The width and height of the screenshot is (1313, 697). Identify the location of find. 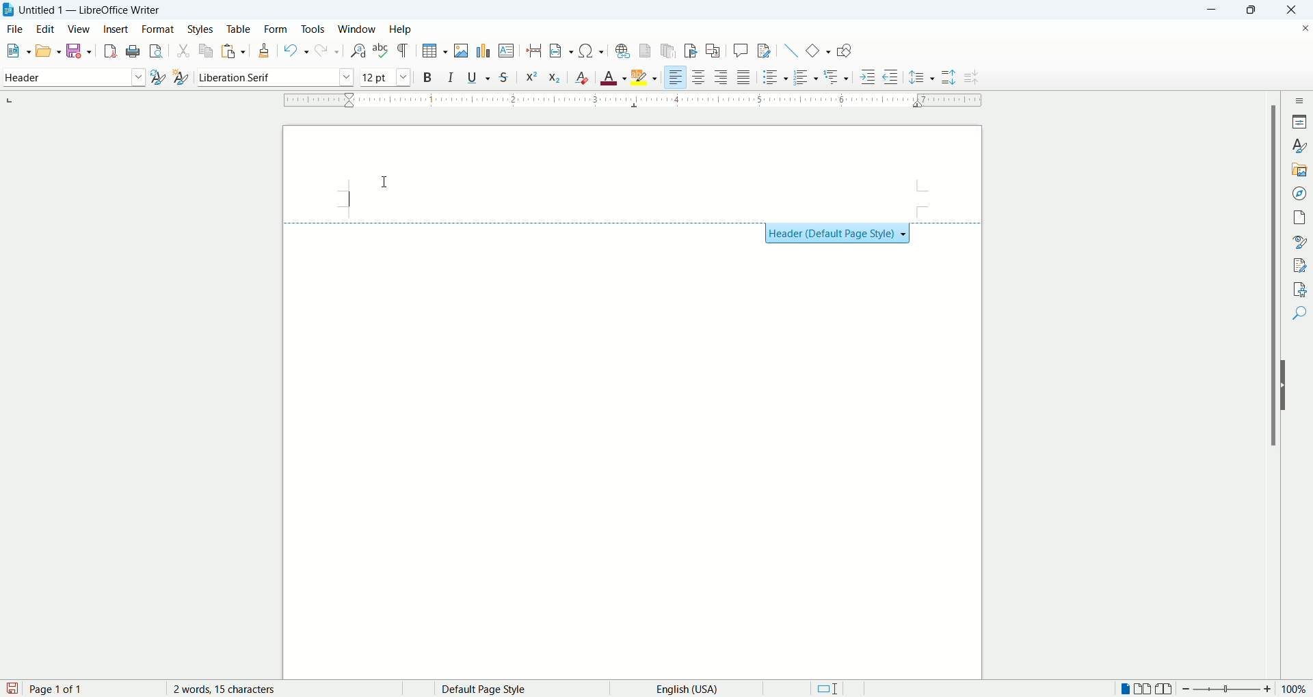
(1298, 314).